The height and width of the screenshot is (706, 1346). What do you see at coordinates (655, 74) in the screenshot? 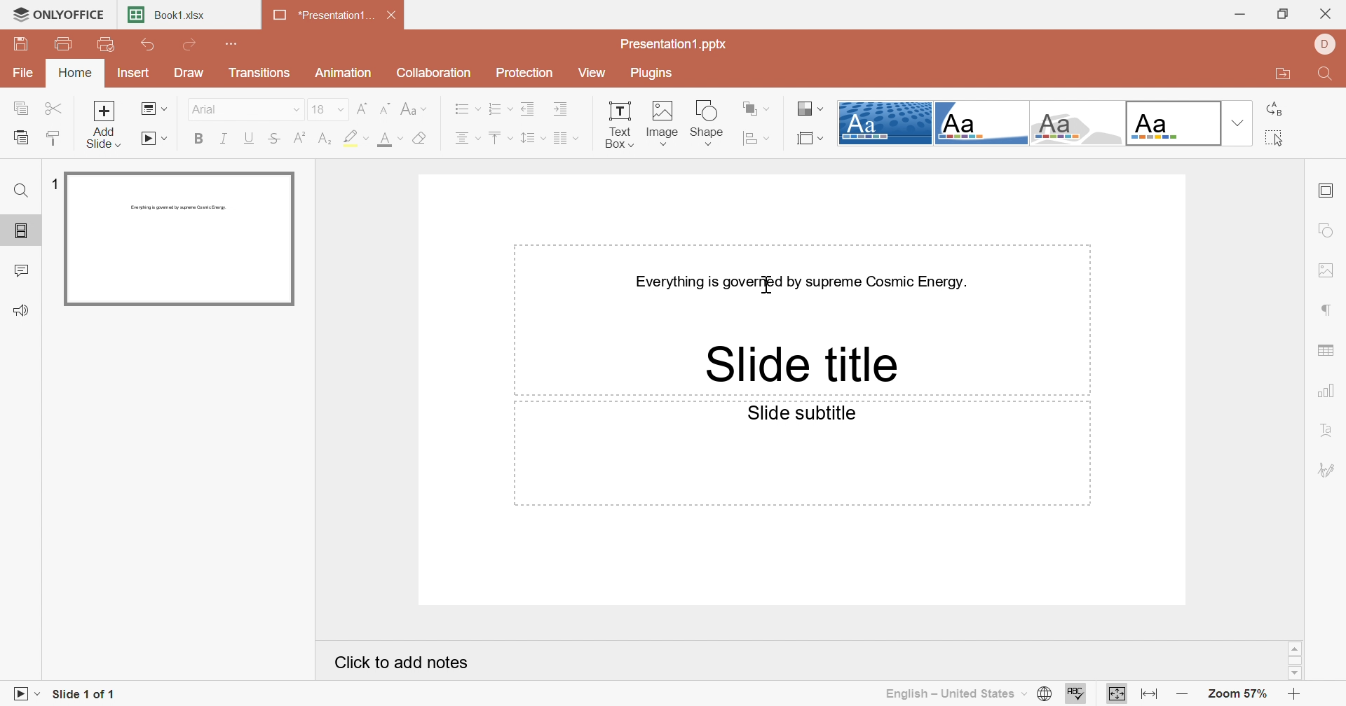
I see `Plugins` at bounding box center [655, 74].